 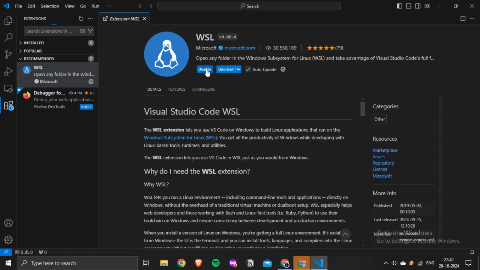 What do you see at coordinates (46, 81) in the screenshot?
I see `Microsoft` at bounding box center [46, 81].